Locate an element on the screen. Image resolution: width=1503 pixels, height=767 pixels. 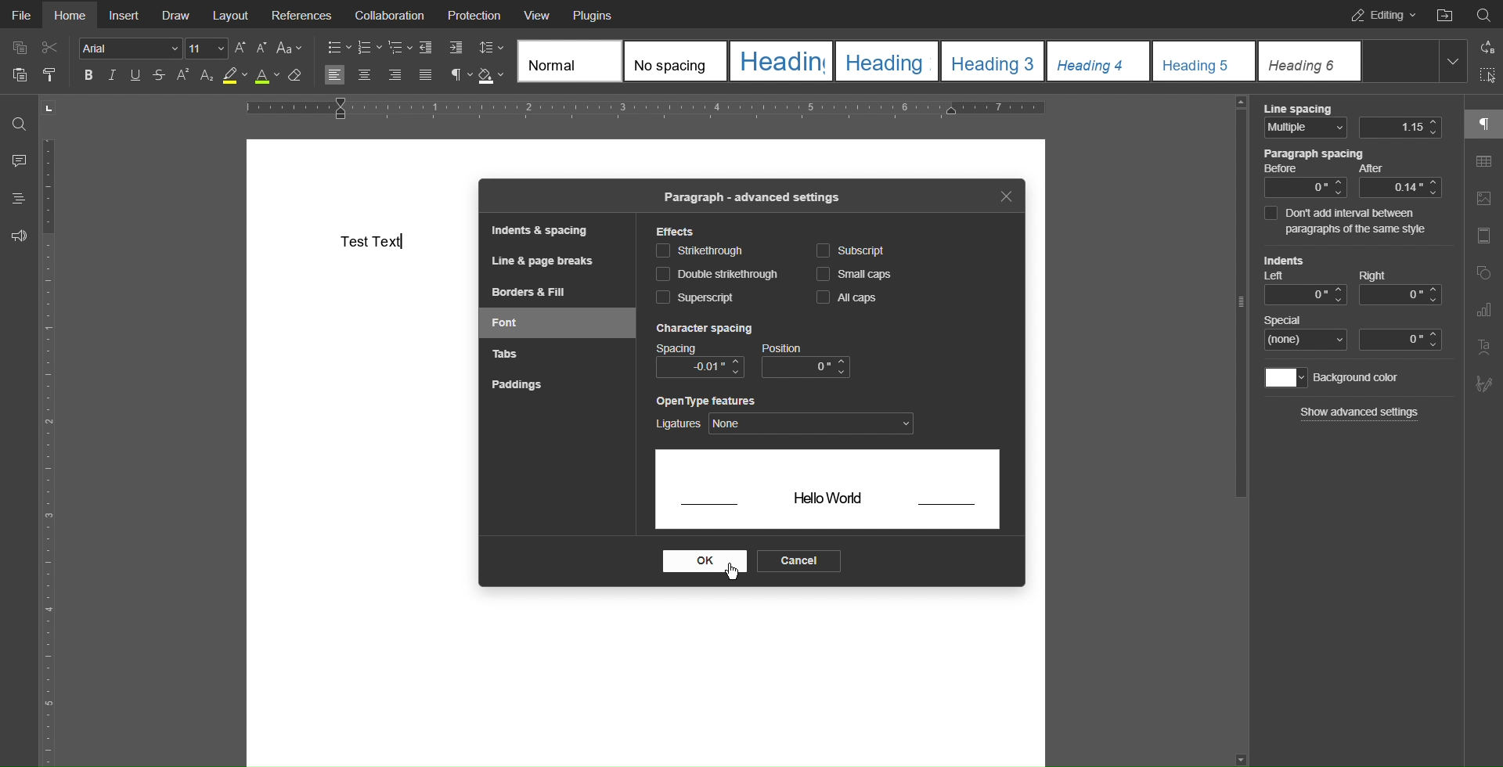
Header and Footer Settings is located at coordinates (1481, 238).